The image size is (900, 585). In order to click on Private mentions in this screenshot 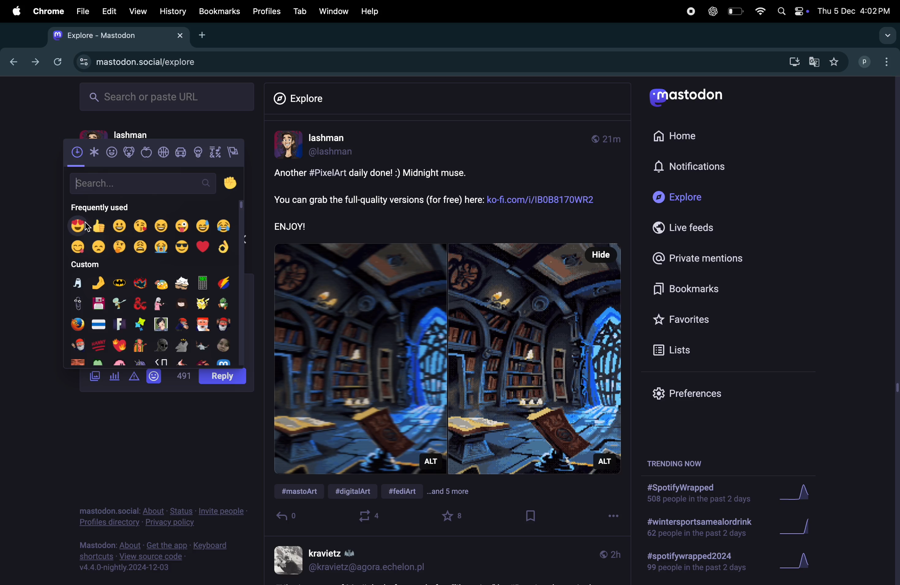, I will do `click(698, 258)`.